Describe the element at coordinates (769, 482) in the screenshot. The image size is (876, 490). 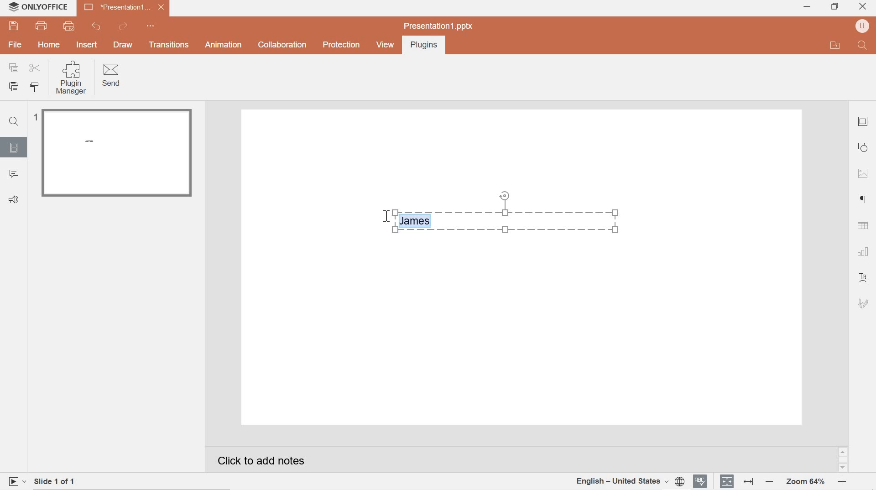
I see `Zoom out` at that location.